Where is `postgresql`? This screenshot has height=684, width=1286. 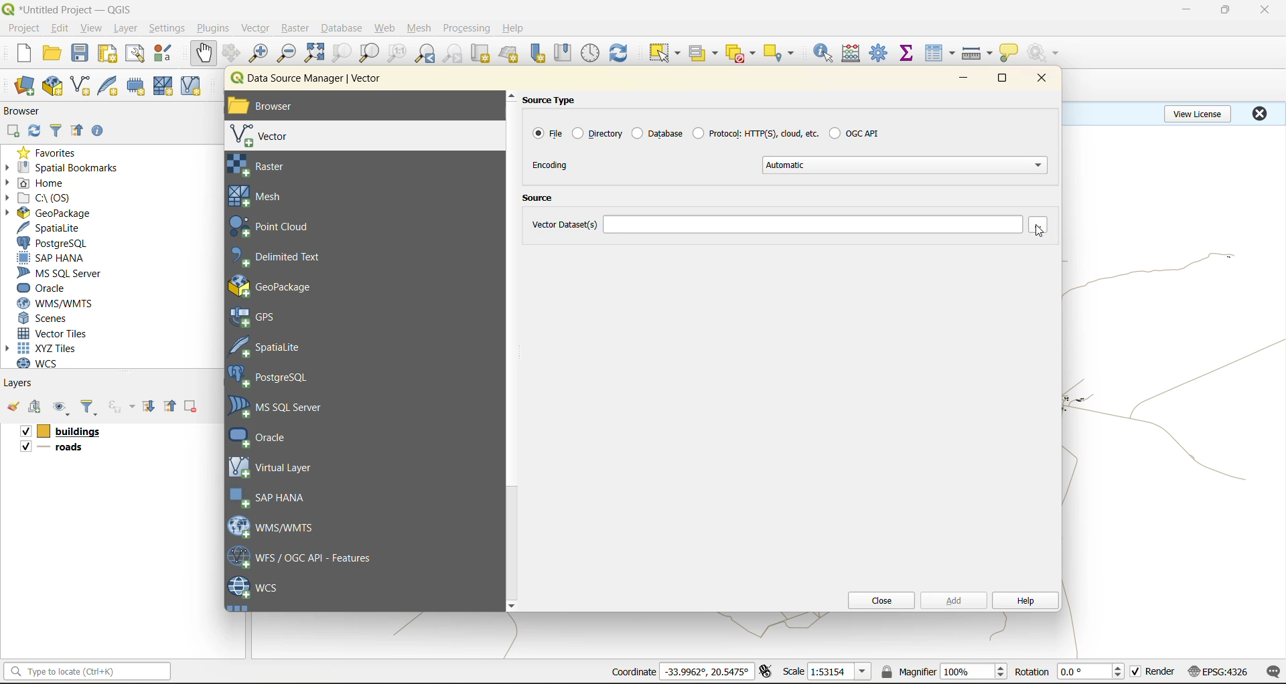
postgresql is located at coordinates (276, 378).